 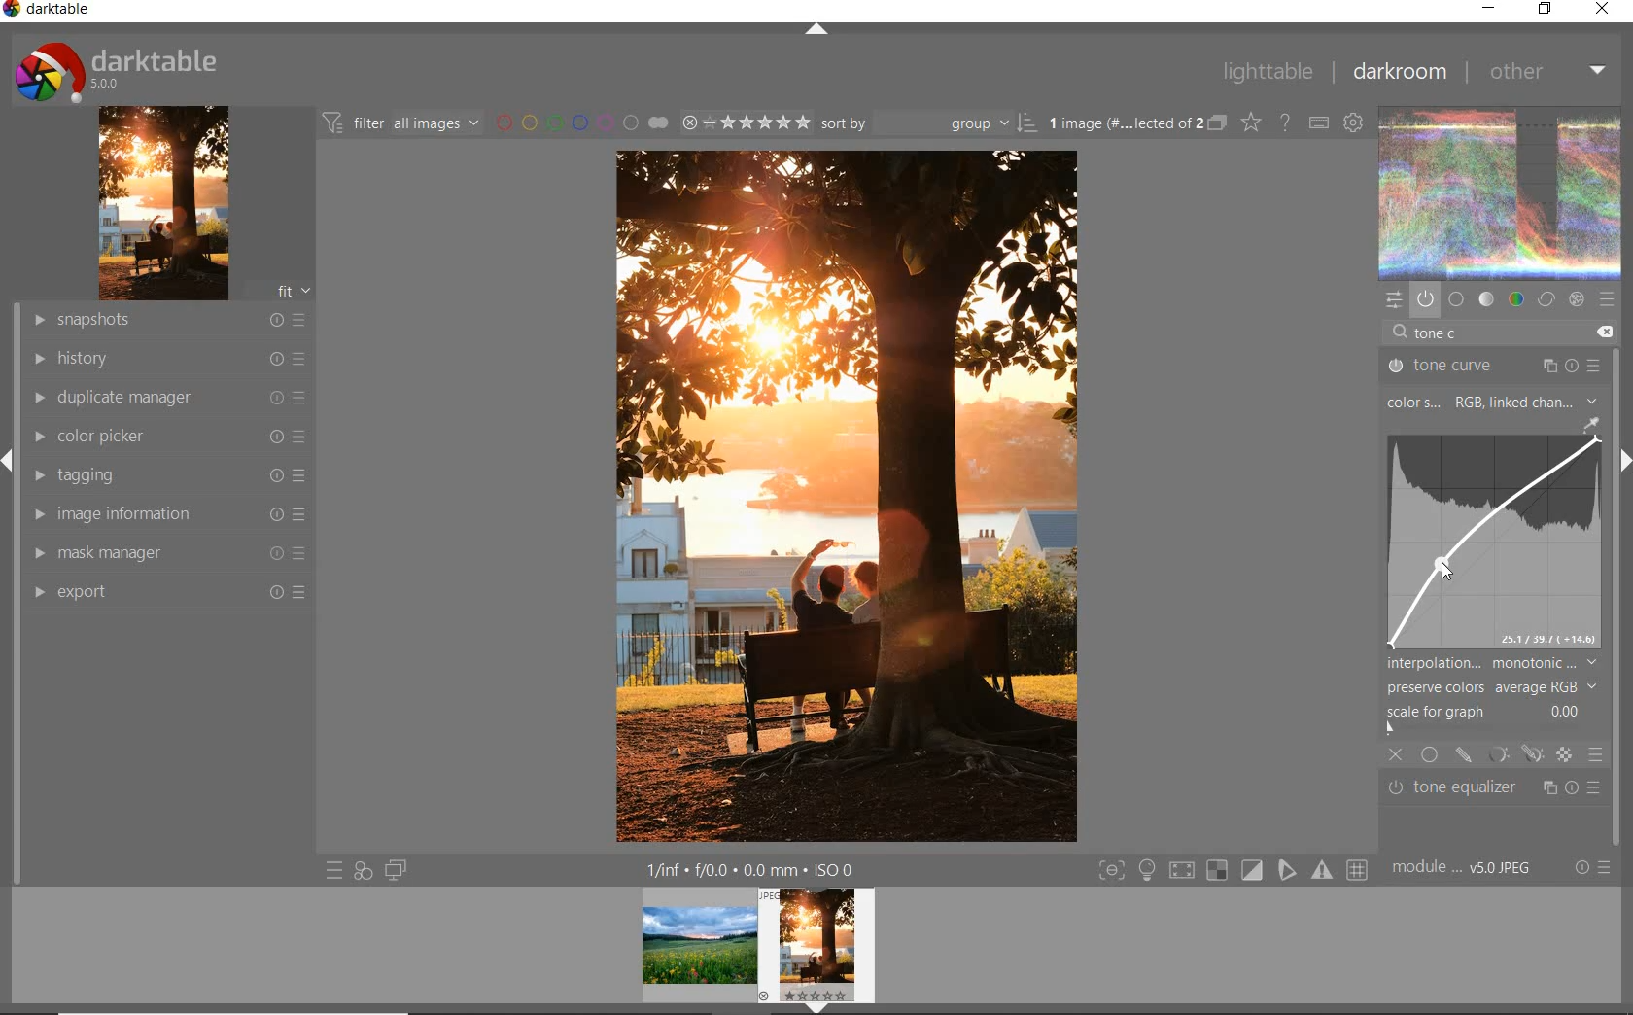 I want to click on preserve colors, so click(x=1489, y=687).